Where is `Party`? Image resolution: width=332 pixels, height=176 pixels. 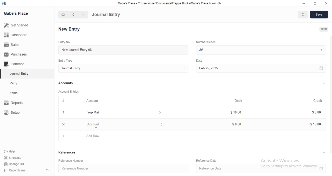 Party is located at coordinates (19, 83).